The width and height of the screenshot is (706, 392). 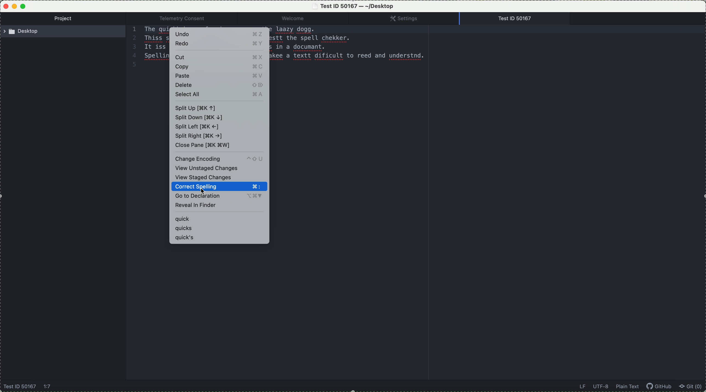 What do you see at coordinates (19, 387) in the screenshot?
I see `name file` at bounding box center [19, 387].